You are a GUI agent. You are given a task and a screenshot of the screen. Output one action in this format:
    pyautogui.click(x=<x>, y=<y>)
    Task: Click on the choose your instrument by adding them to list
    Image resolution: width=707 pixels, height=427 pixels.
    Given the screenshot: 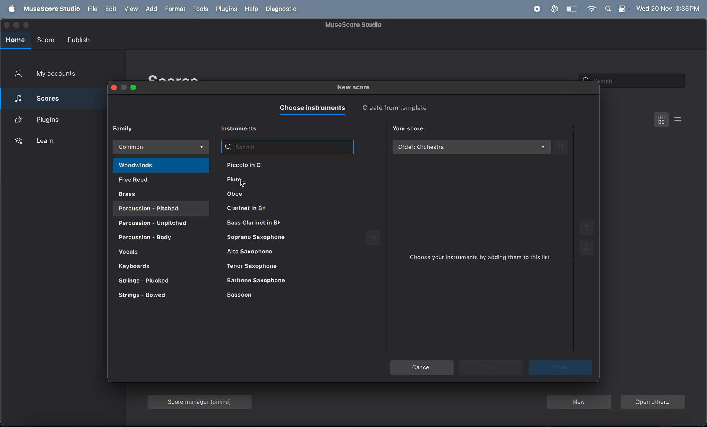 What is the action you would take?
    pyautogui.click(x=483, y=259)
    